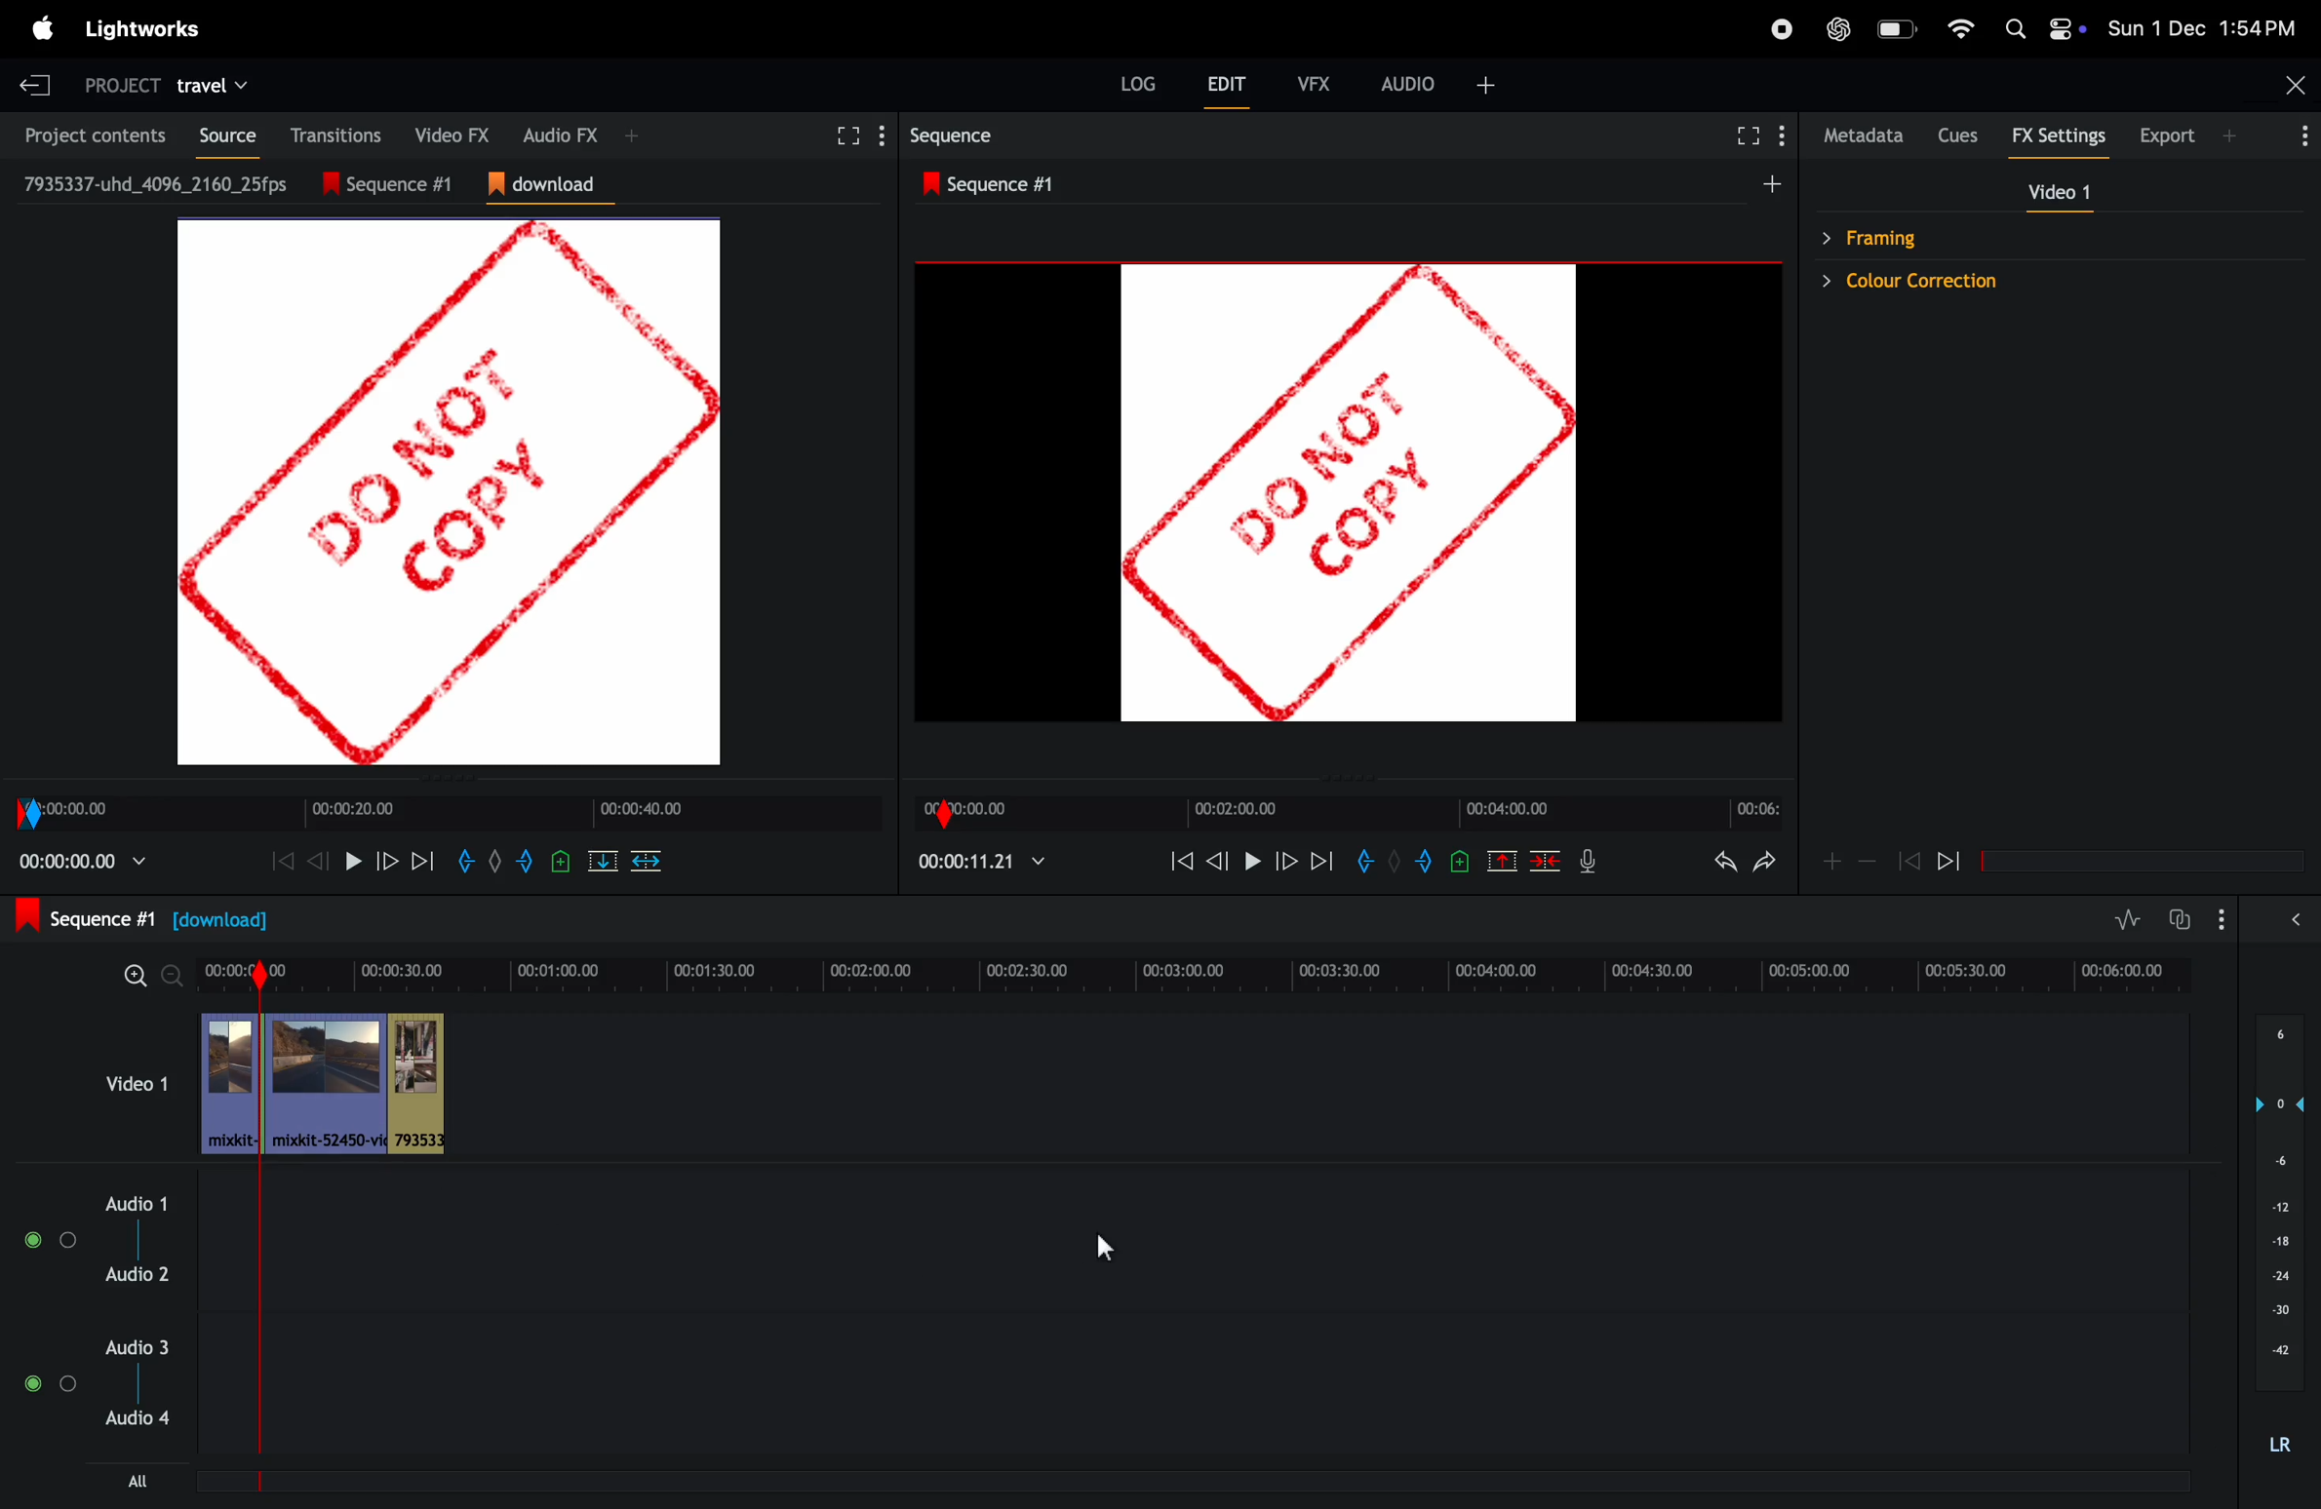 This screenshot has height=1509, width=2321. What do you see at coordinates (1749, 135) in the screenshot?
I see `full screen` at bounding box center [1749, 135].